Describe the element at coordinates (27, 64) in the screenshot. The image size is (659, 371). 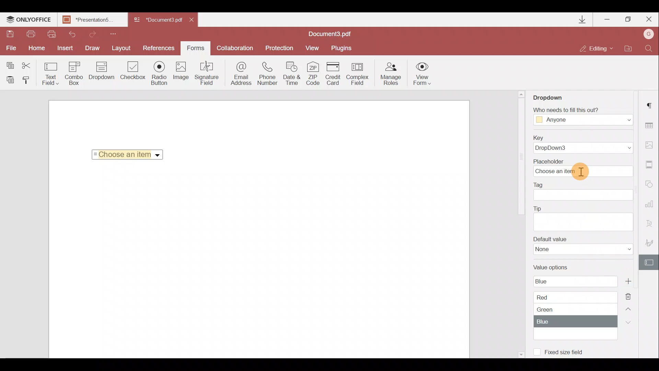
I see `Cut` at that location.